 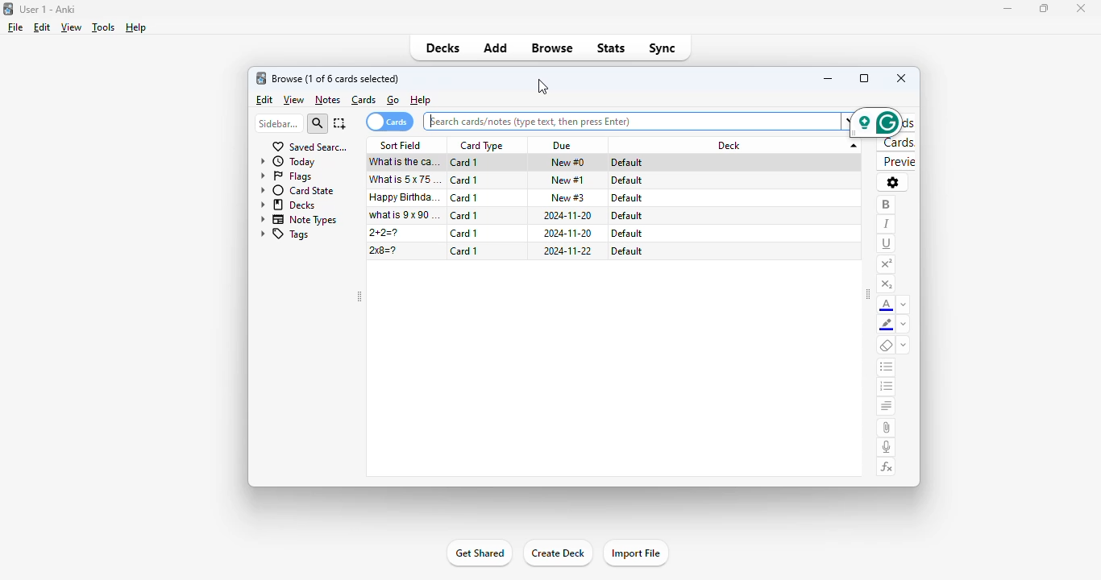 What do you see at coordinates (887, 346) in the screenshot?
I see `remove formatting` at bounding box center [887, 346].